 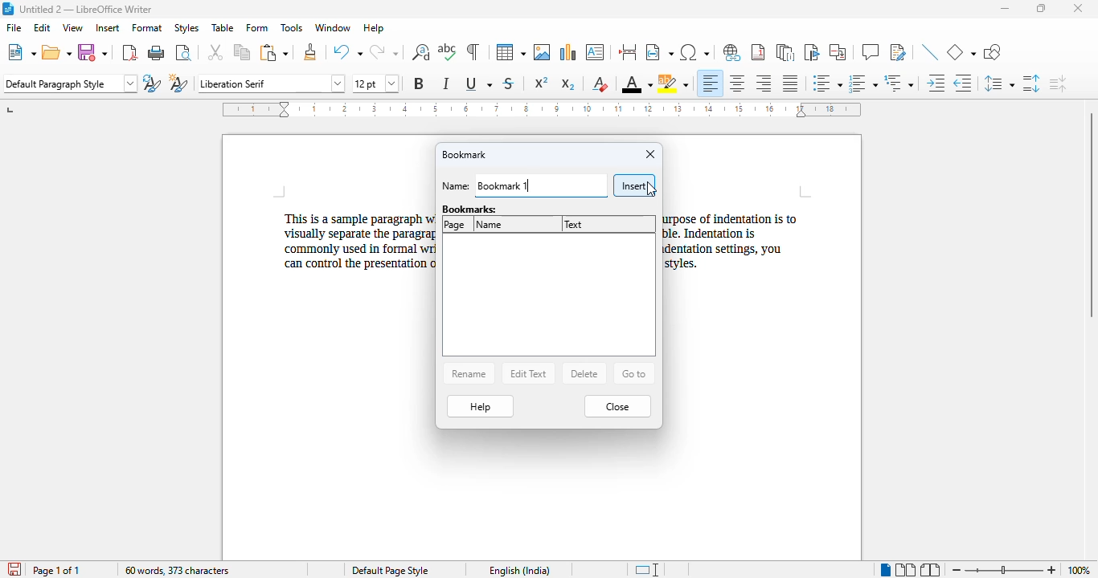 I want to click on insert image, so click(x=542, y=52).